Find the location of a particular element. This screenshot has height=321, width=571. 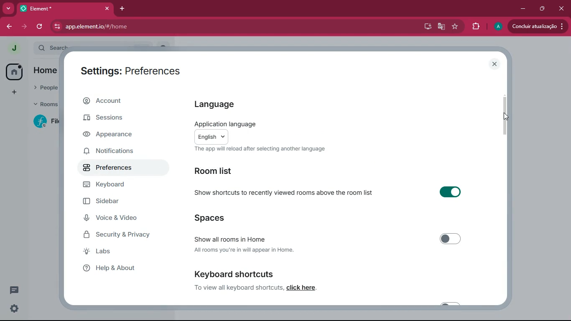

desktop is located at coordinates (425, 27).